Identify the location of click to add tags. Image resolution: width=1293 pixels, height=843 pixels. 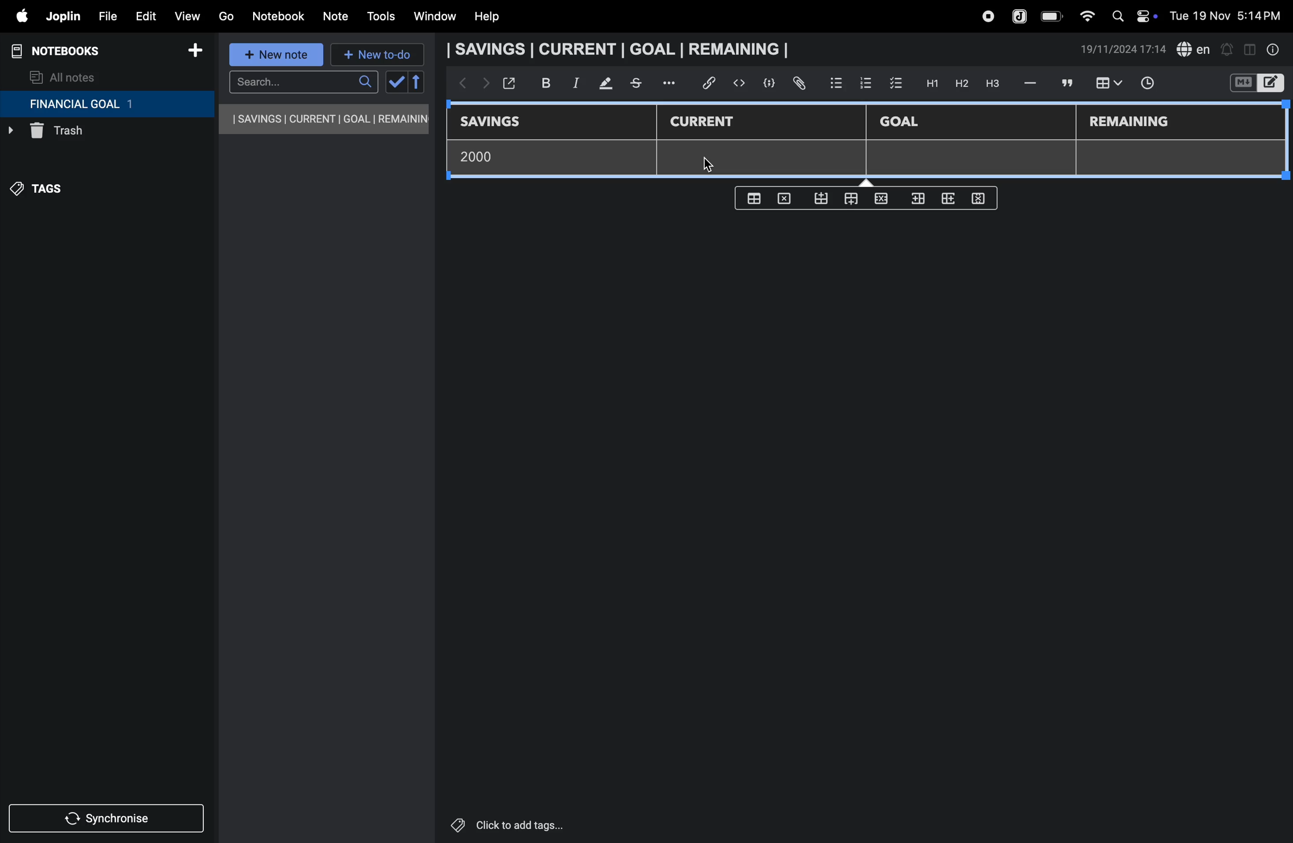
(535, 824).